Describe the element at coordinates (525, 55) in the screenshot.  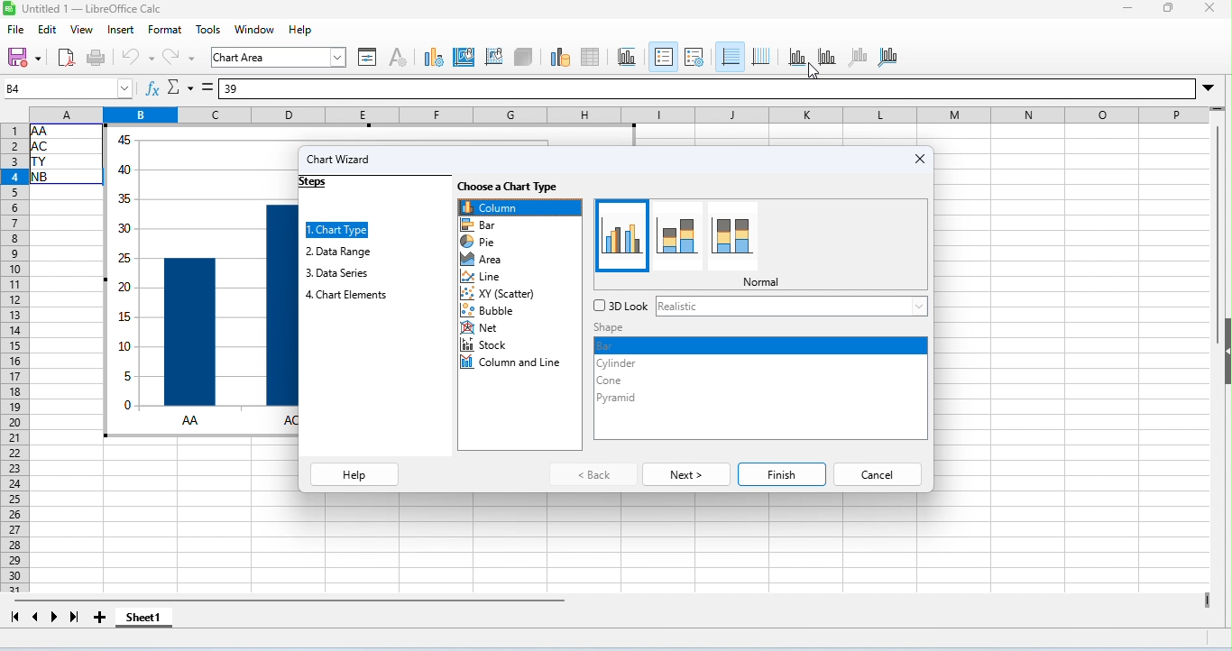
I see `3D` at that location.